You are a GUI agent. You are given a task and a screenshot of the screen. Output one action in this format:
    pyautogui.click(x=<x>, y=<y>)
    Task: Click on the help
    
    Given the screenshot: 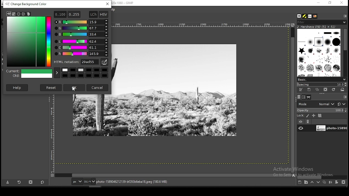 What is the action you would take?
    pyautogui.click(x=18, y=87)
    